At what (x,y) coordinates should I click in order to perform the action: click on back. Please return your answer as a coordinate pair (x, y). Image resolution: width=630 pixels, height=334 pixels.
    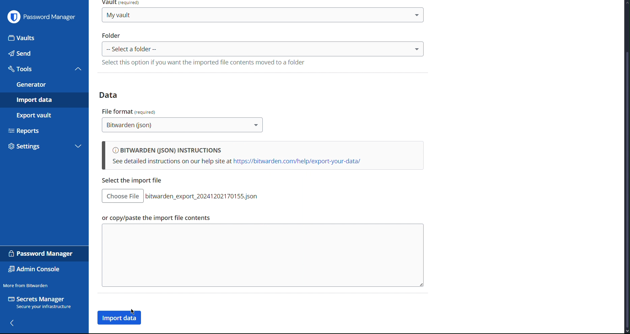
    Looking at the image, I should click on (14, 323).